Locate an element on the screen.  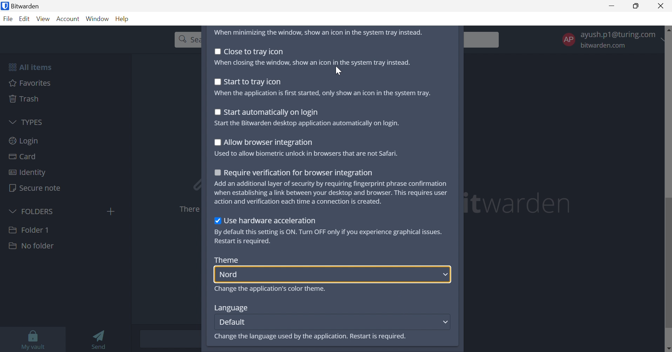
Change the application's color theme. is located at coordinates (271, 289).